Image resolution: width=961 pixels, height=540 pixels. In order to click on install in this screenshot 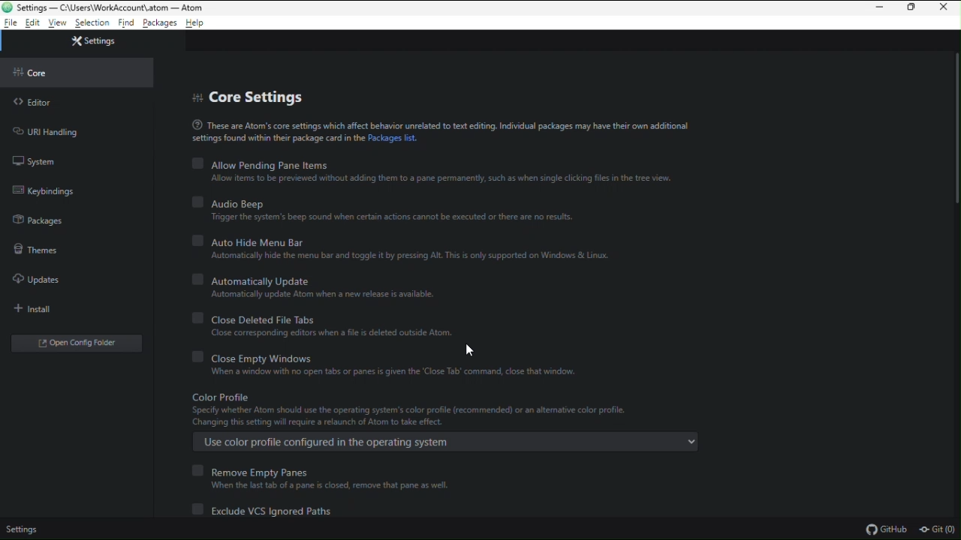, I will do `click(38, 310)`.